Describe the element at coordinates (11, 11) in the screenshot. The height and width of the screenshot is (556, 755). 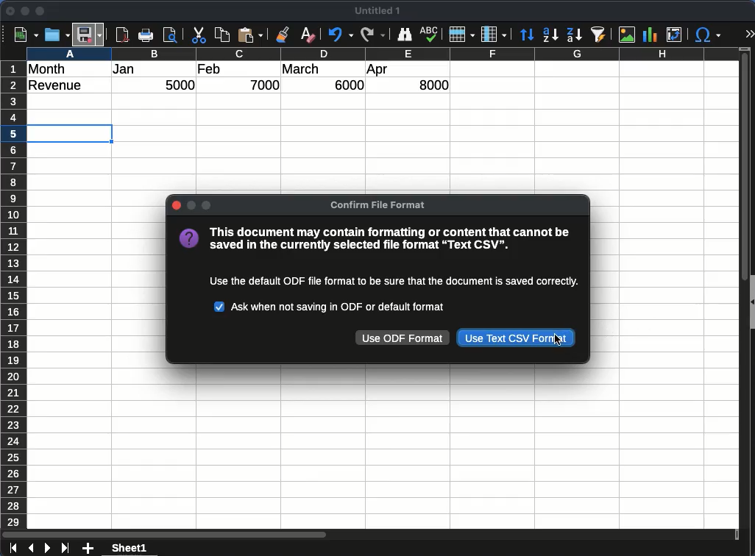
I see `close` at that location.